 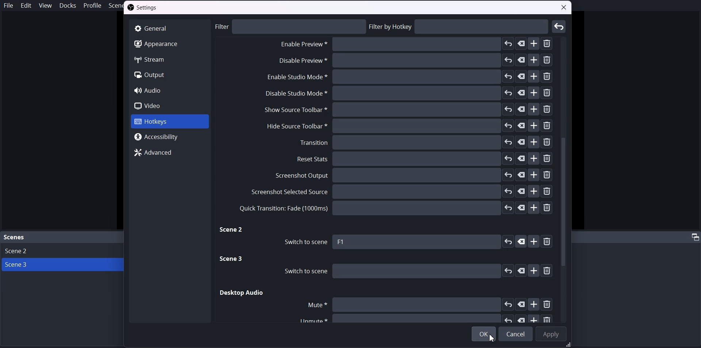 What do you see at coordinates (413, 62) in the screenshot?
I see `Enable Preview` at bounding box center [413, 62].